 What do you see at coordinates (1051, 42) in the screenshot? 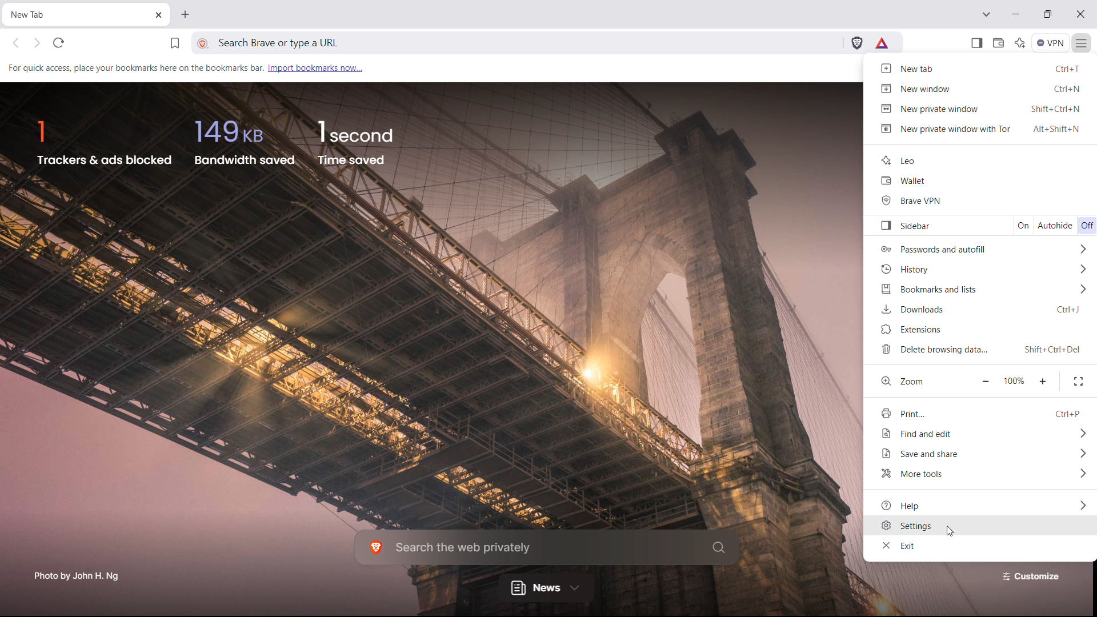
I see `vpn` at bounding box center [1051, 42].